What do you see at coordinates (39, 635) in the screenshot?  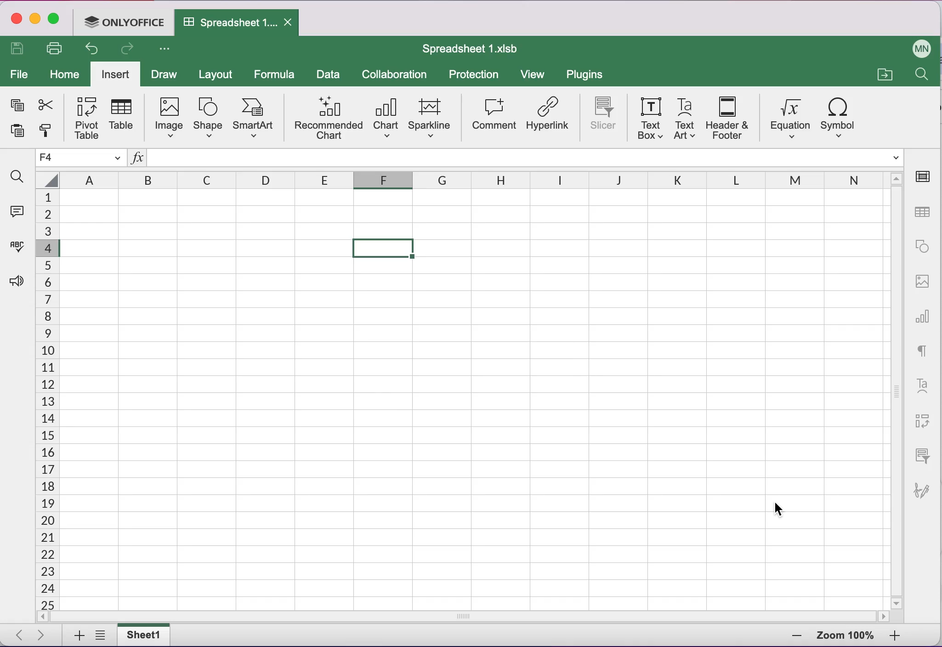 I see `next sheet` at bounding box center [39, 635].